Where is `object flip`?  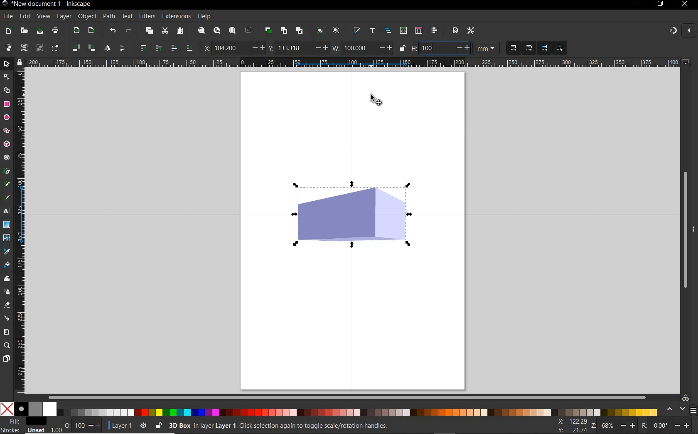 object flip is located at coordinates (125, 48).